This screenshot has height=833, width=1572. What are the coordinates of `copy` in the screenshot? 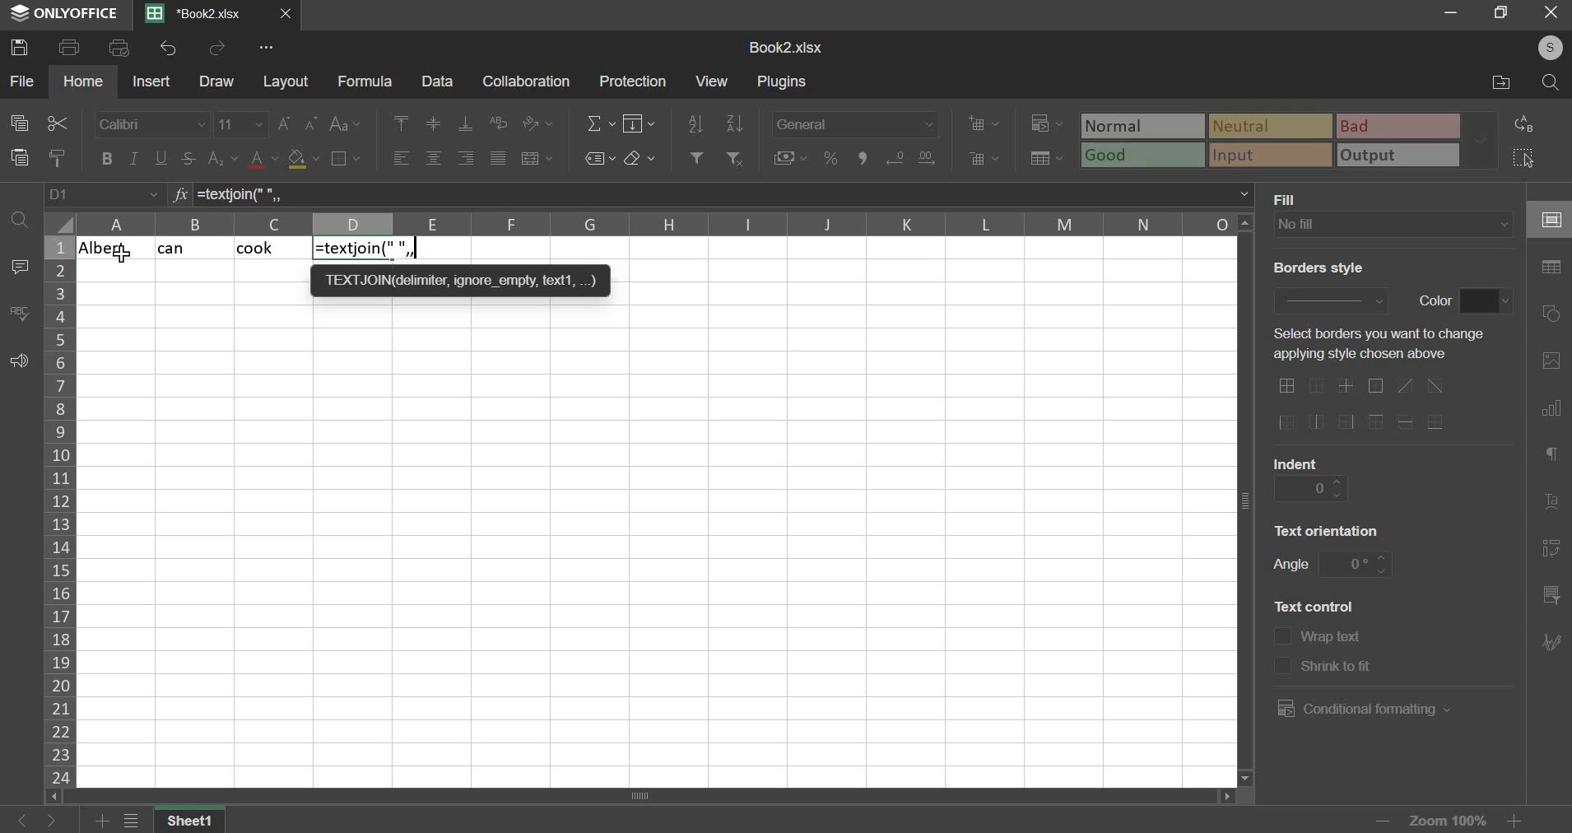 It's located at (19, 123).